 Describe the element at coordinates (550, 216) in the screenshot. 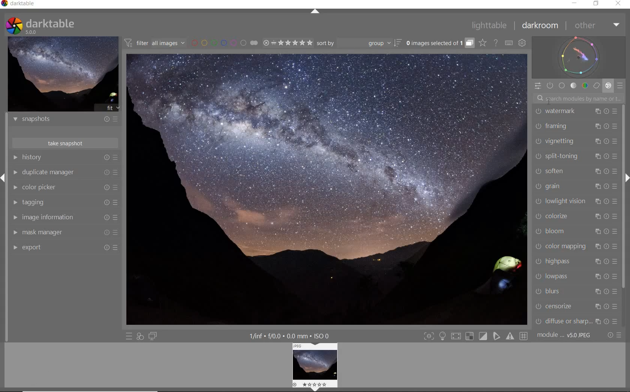

I see `COLORIZE` at that location.